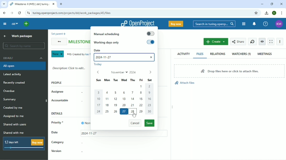 The width and height of the screenshot is (286, 160). I want to click on Today, so click(99, 65).